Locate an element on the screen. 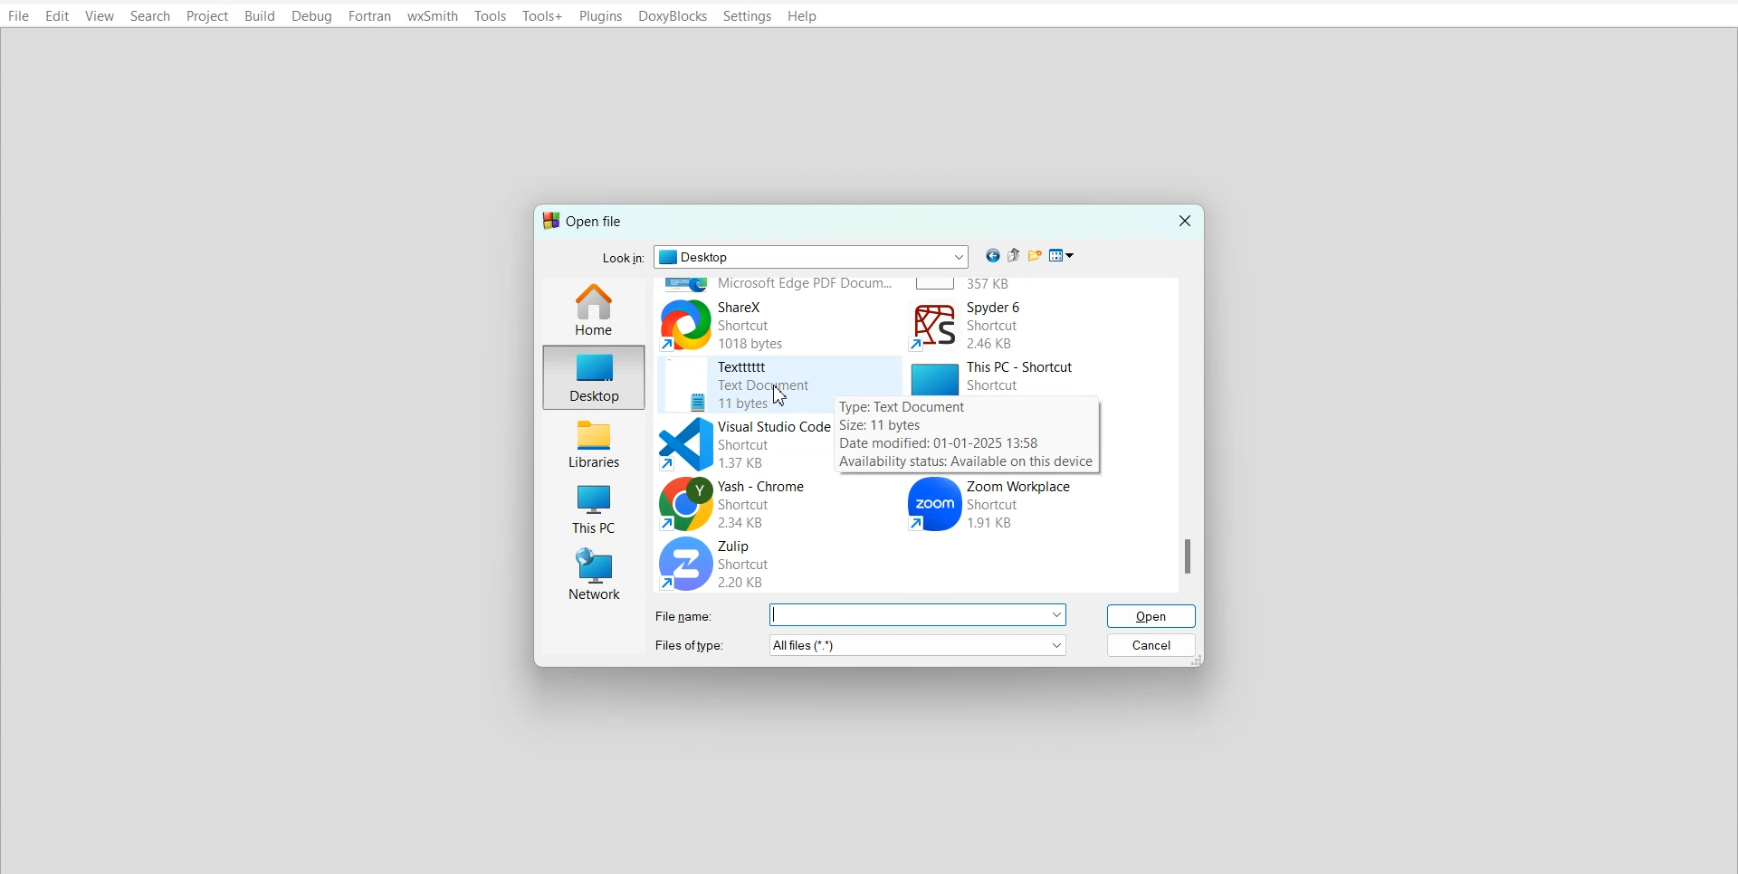 The height and width of the screenshot is (874, 1738). Project is located at coordinates (206, 16).